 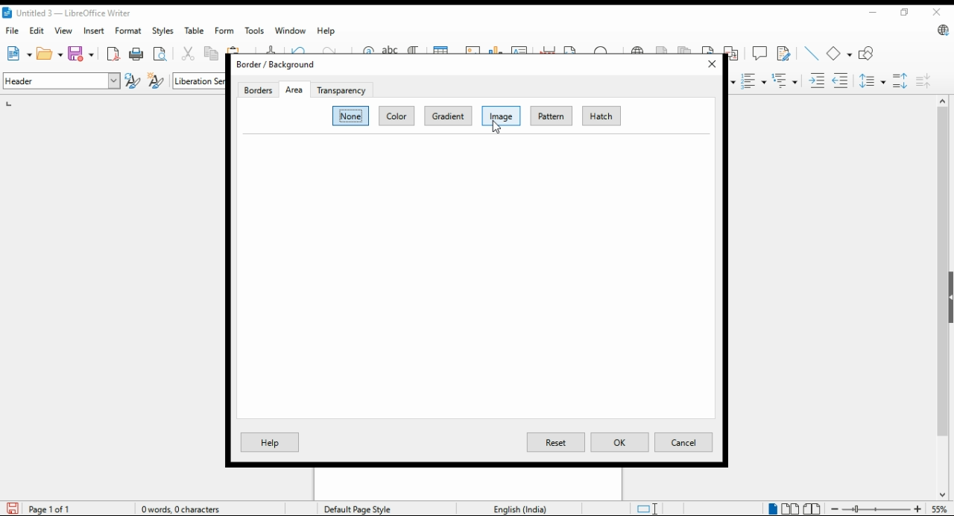 What do you see at coordinates (871, 11) in the screenshot?
I see `minimize` at bounding box center [871, 11].